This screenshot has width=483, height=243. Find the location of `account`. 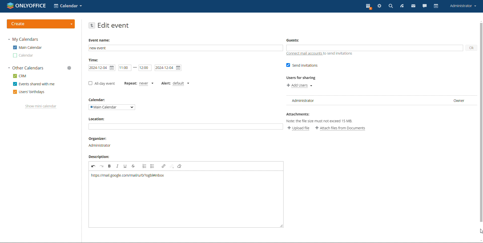

account is located at coordinates (463, 6).